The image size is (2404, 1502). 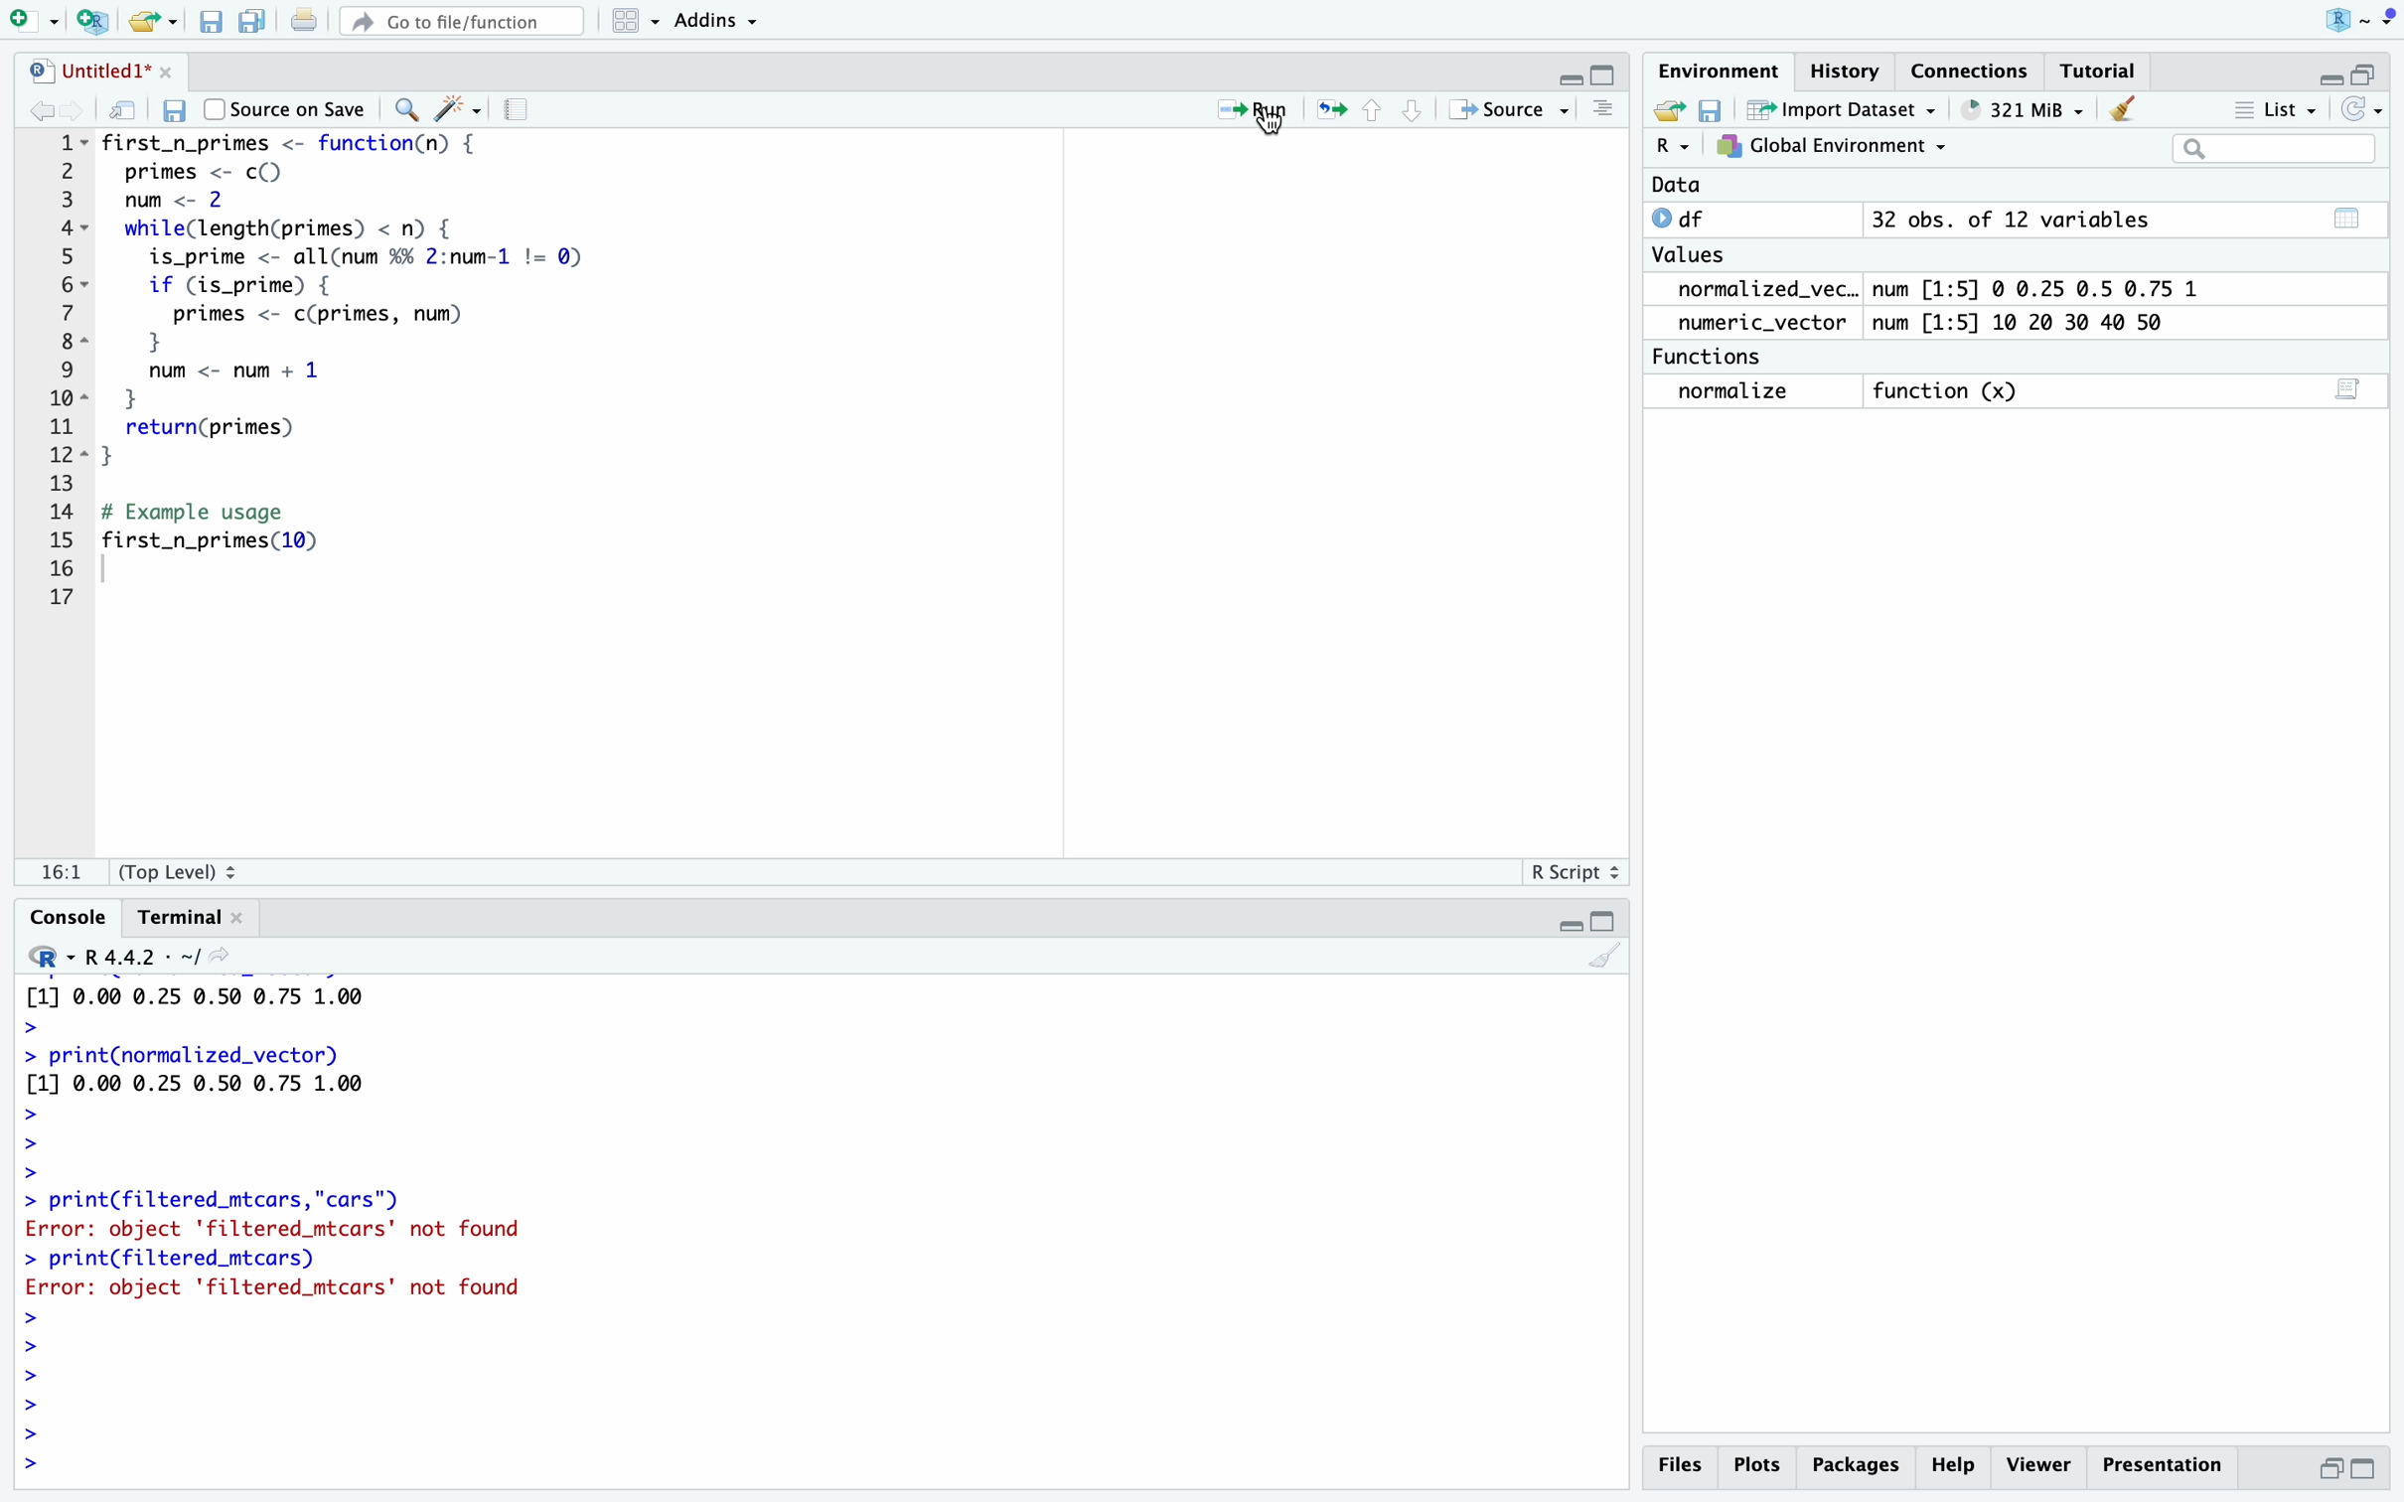 I want to click on numeric_vector num [1:5] 10 20 30 40 50, so click(x=1950, y=324).